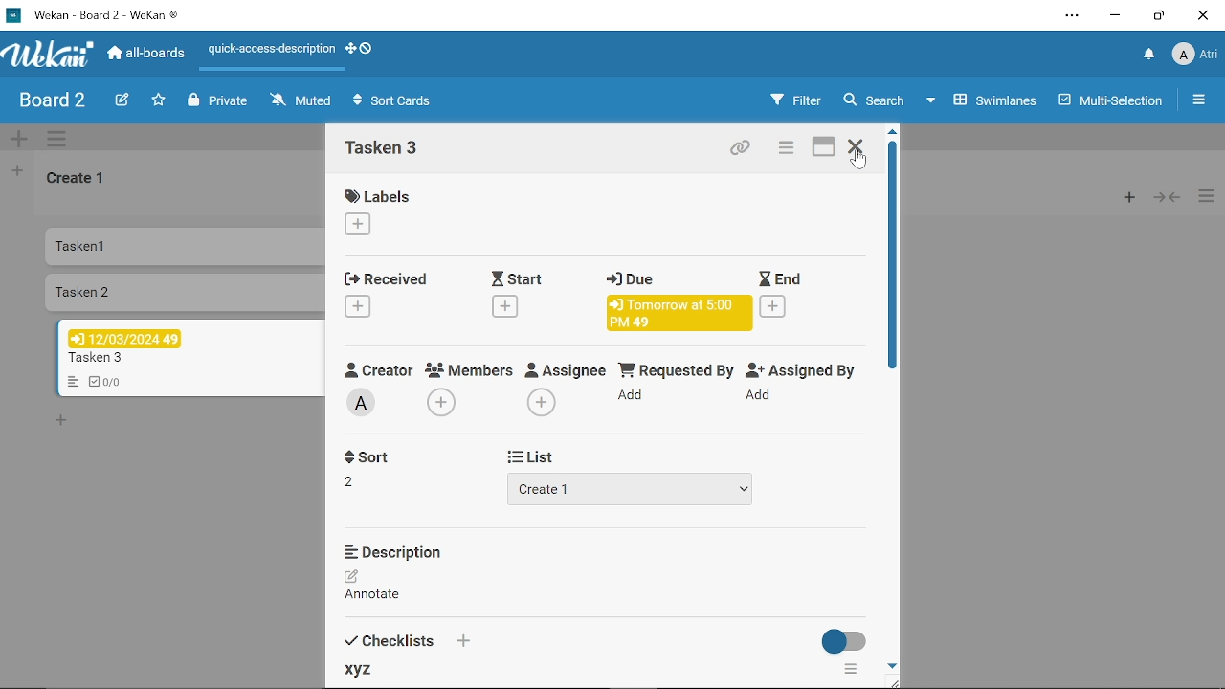  Describe the element at coordinates (96, 14) in the screenshot. I see `Wekan - Board 2 -WeKan` at that location.